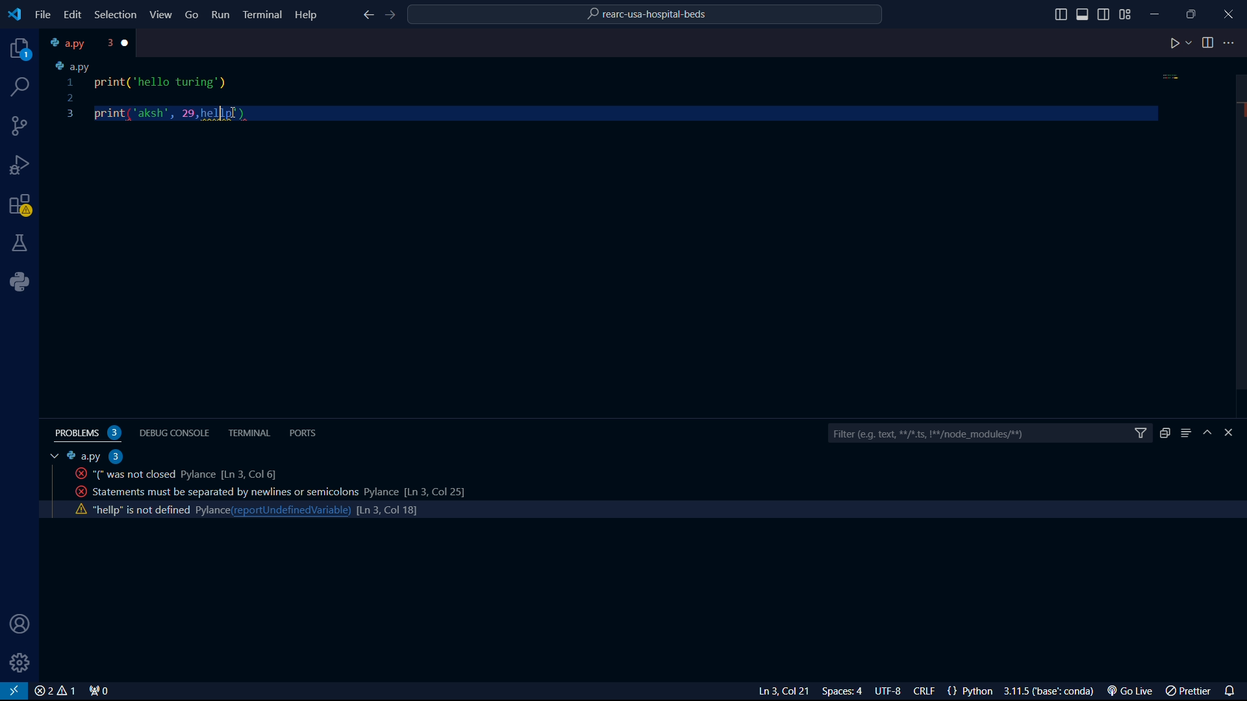 The image size is (1247, 701). I want to click on View, so click(162, 14).